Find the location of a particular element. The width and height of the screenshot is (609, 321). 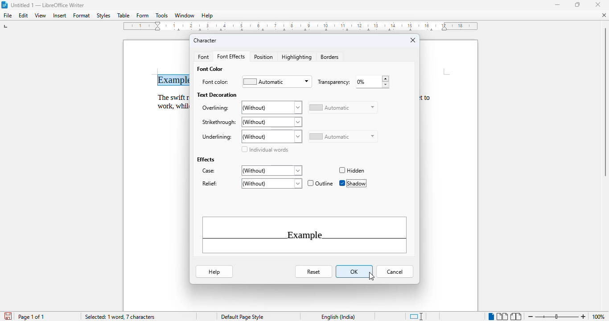

Example: (right click on selected text) is located at coordinates (177, 78).